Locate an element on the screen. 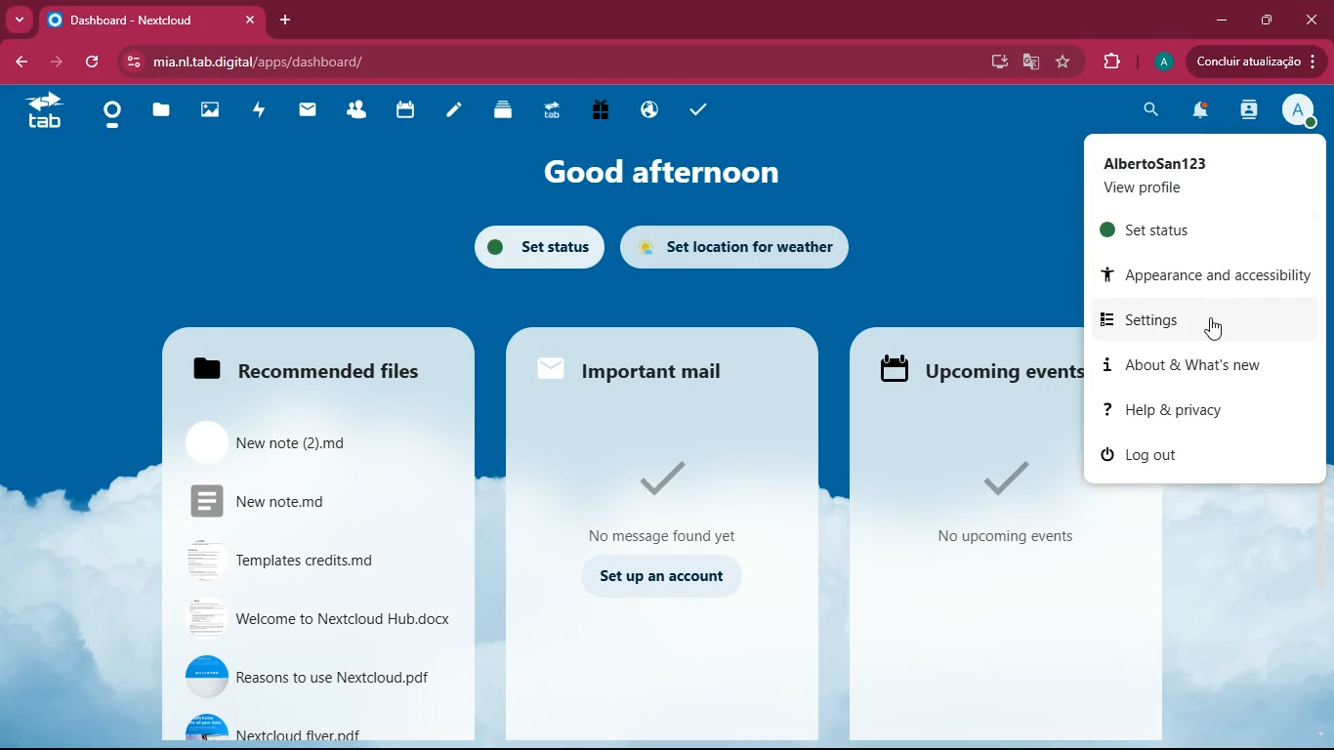  minimize is located at coordinates (1221, 19).